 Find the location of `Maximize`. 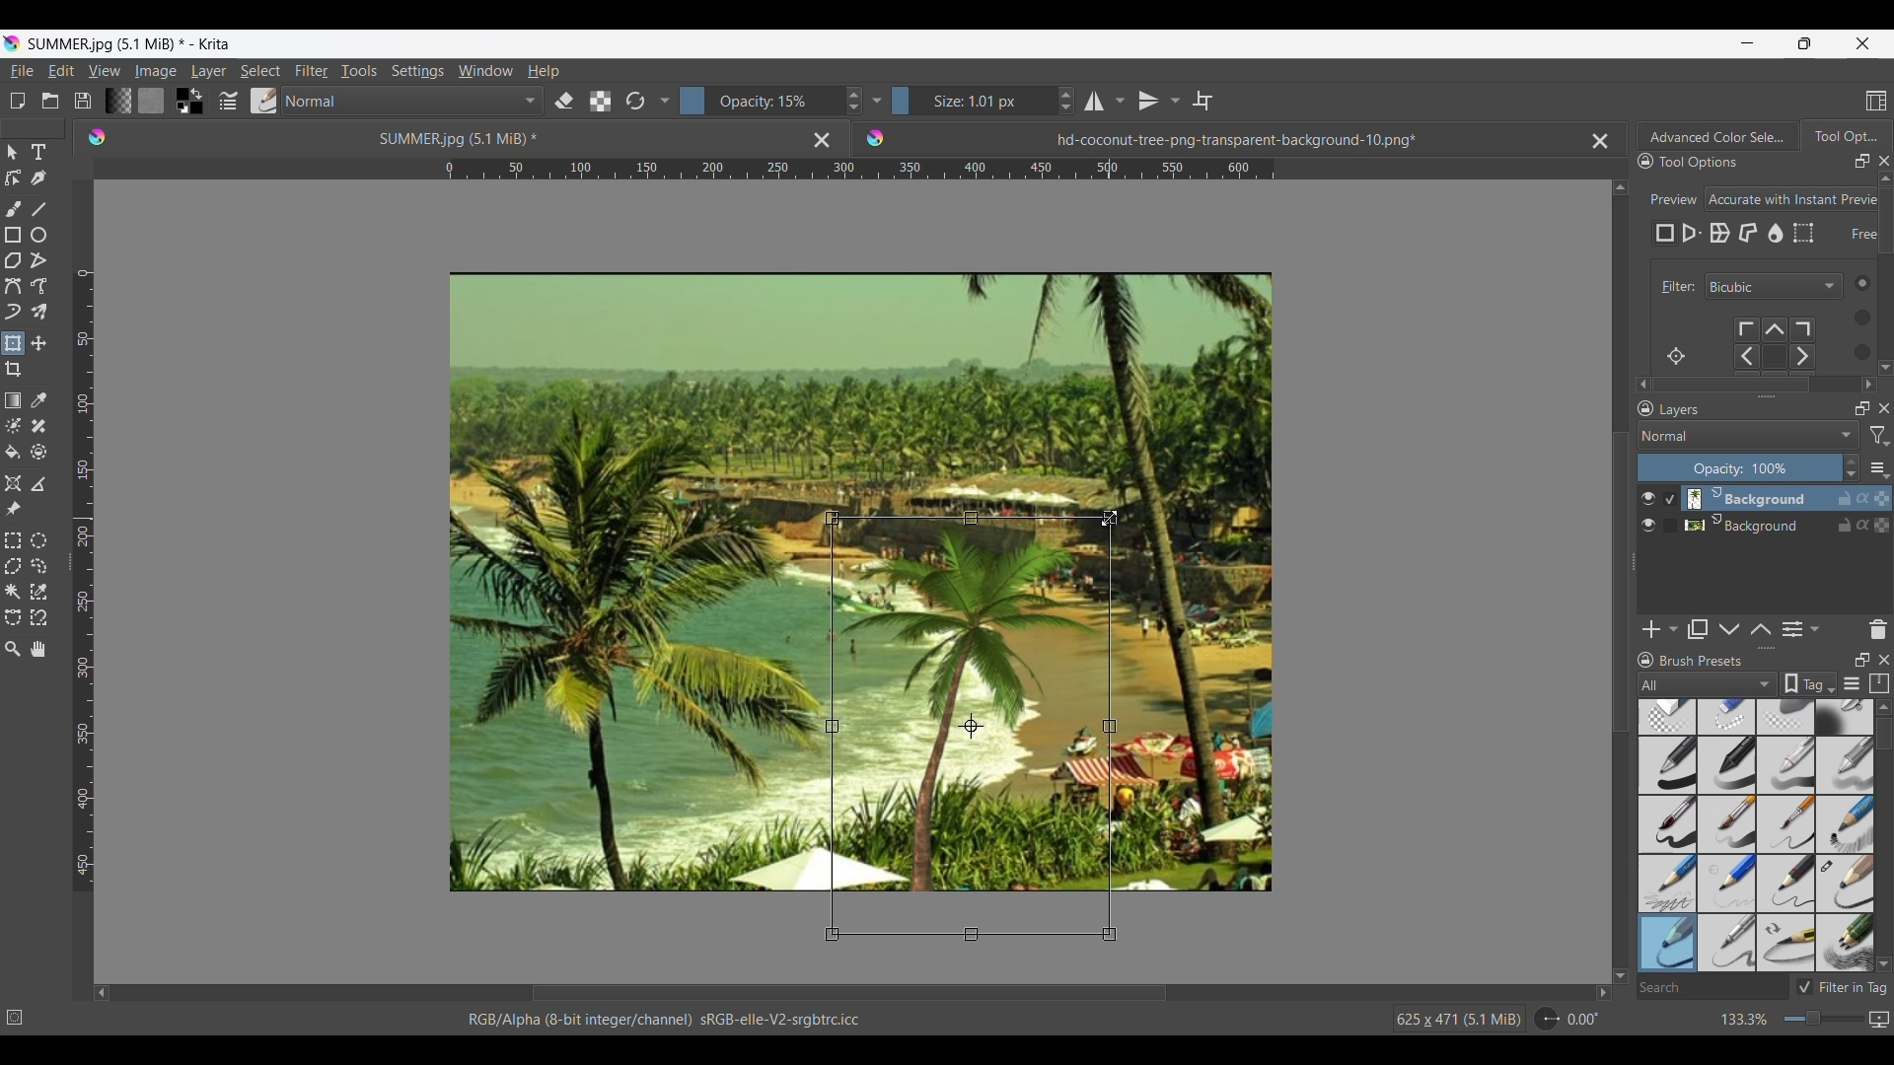

Maximize is located at coordinates (1881, 527).